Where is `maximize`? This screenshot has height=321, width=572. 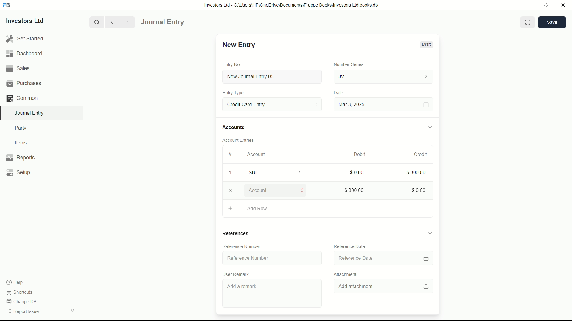
maximize is located at coordinates (546, 4).